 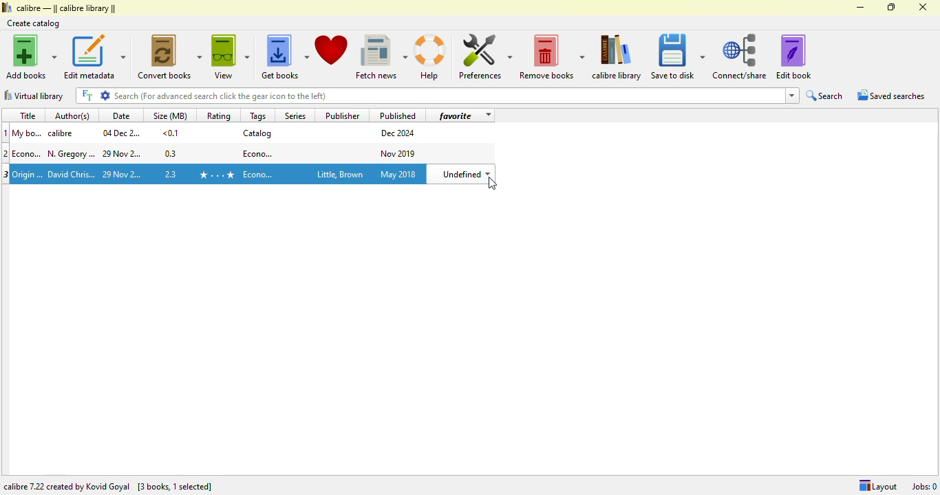 What do you see at coordinates (63, 133) in the screenshot?
I see `author` at bounding box center [63, 133].